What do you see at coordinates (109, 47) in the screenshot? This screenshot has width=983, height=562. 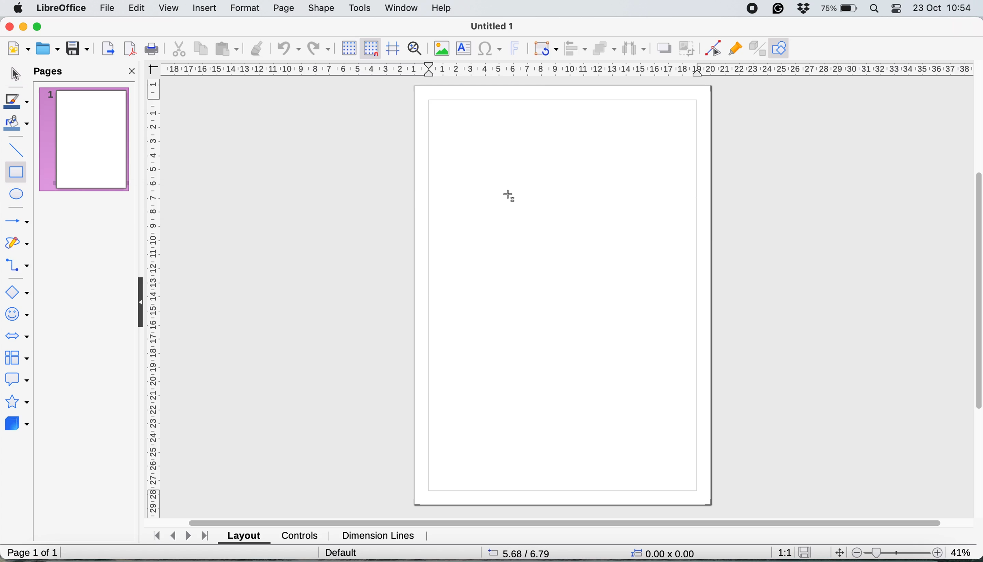 I see `export` at bounding box center [109, 47].